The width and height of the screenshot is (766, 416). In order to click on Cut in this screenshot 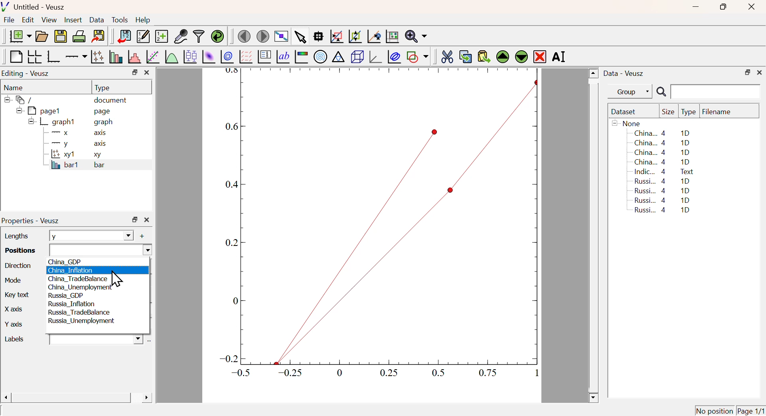, I will do `click(447, 56)`.